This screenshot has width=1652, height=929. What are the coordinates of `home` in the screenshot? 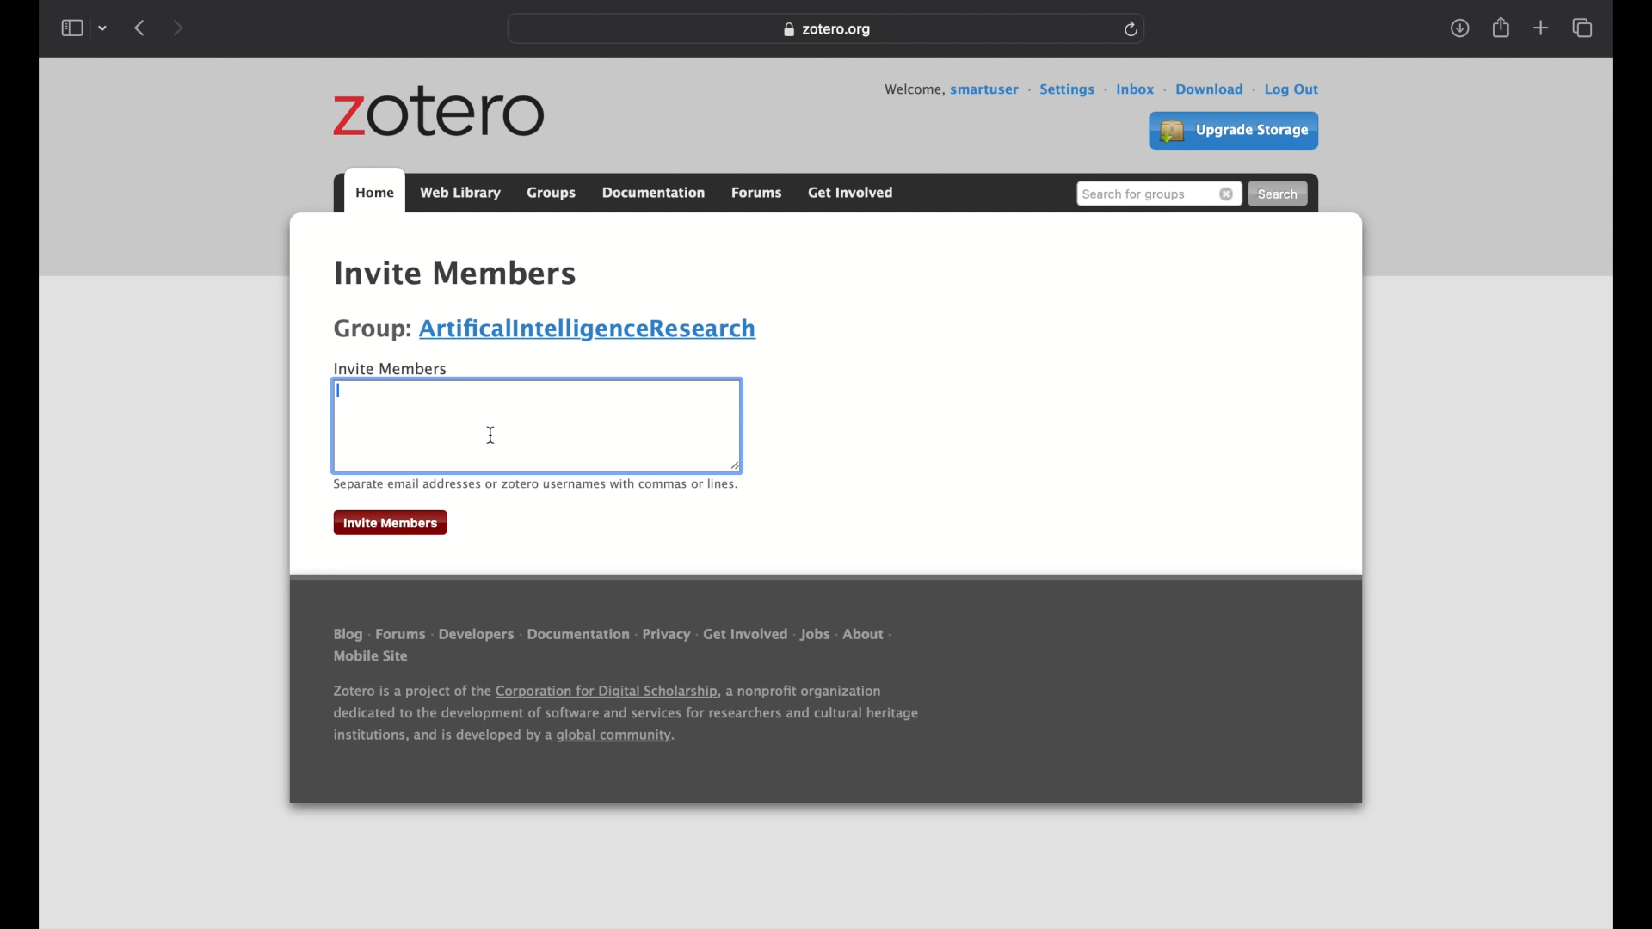 It's located at (358, 241).